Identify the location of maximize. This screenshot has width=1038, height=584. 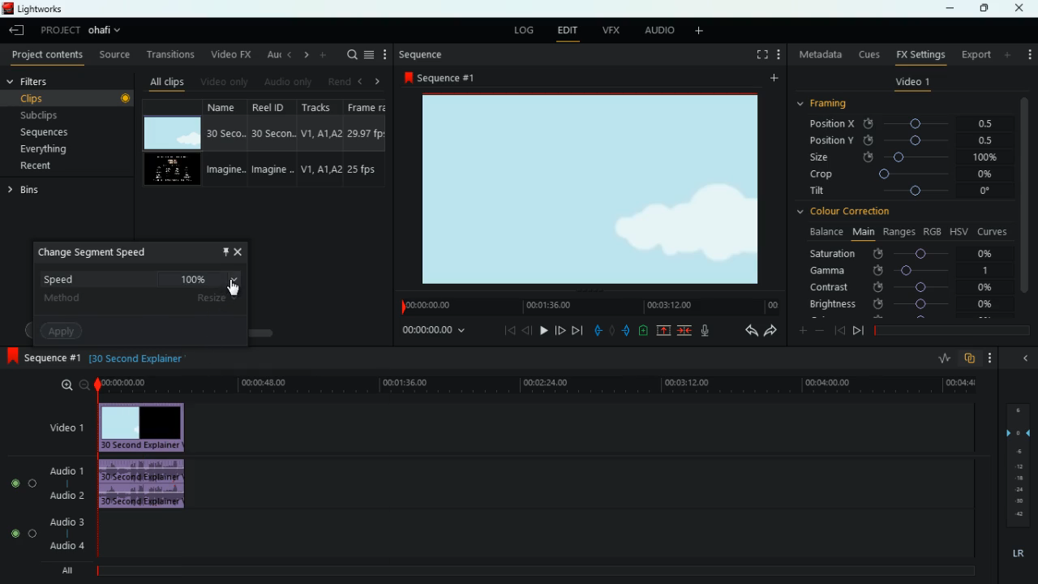
(981, 9).